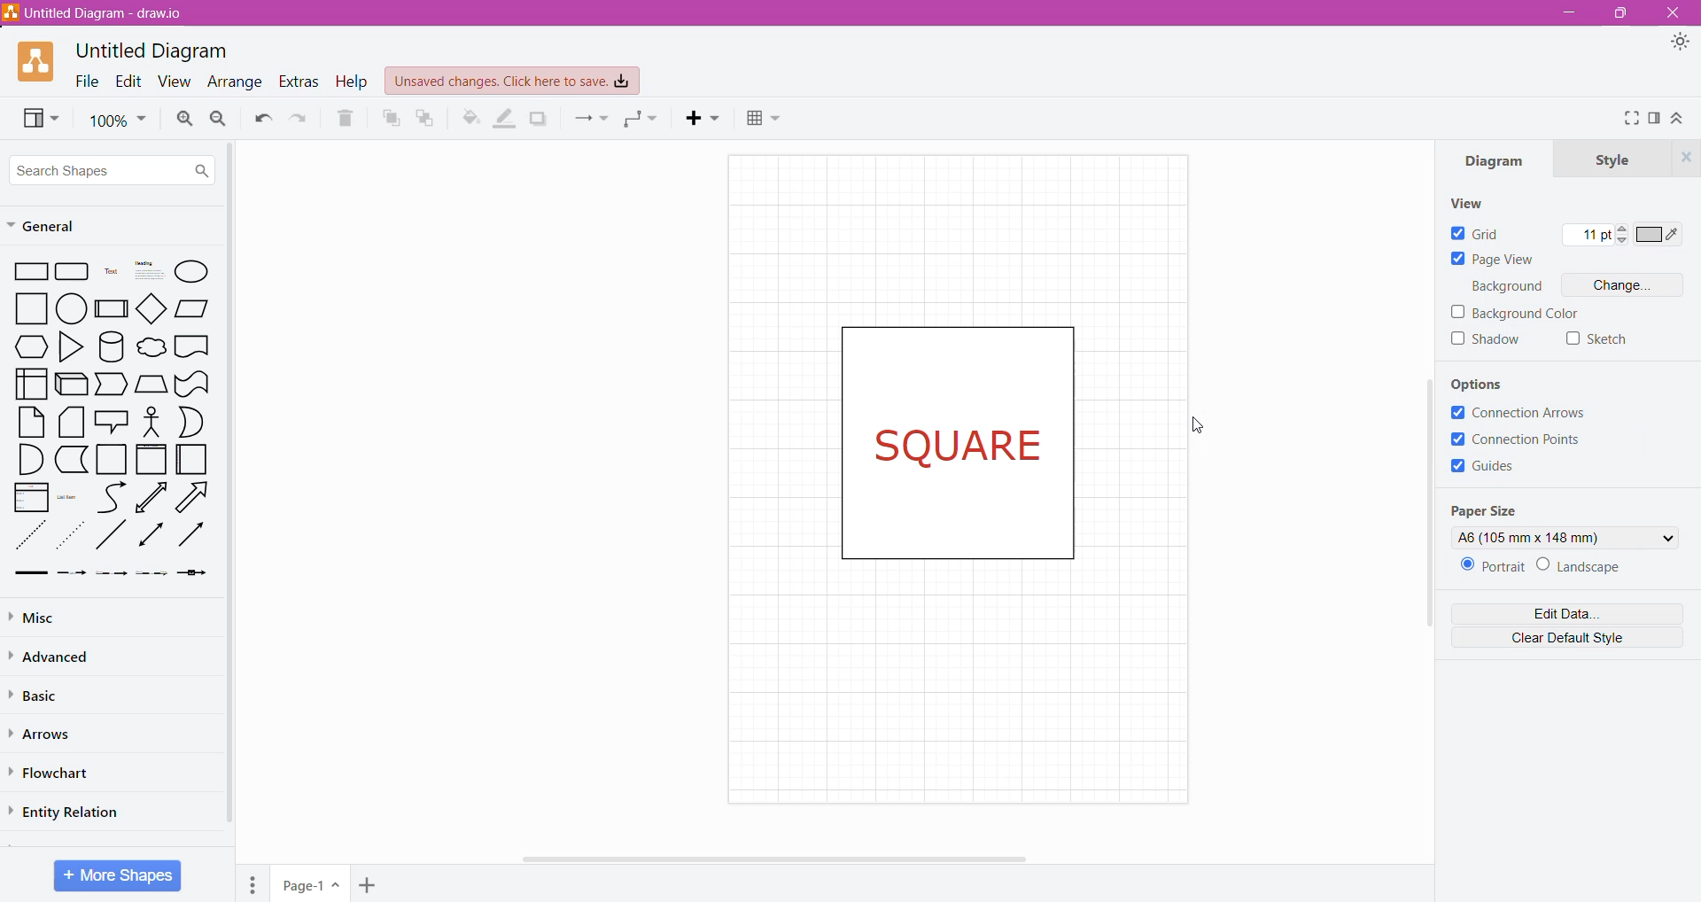 The width and height of the screenshot is (1701, 902). I want to click on Expand/Collapse, so click(1677, 118).